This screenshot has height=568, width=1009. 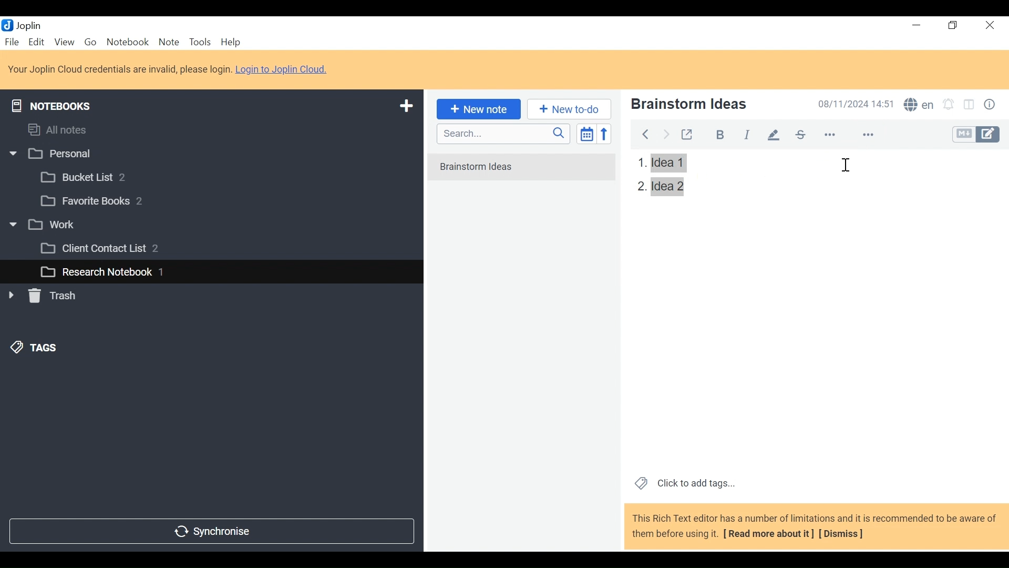 I want to click on italiac, so click(x=748, y=131).